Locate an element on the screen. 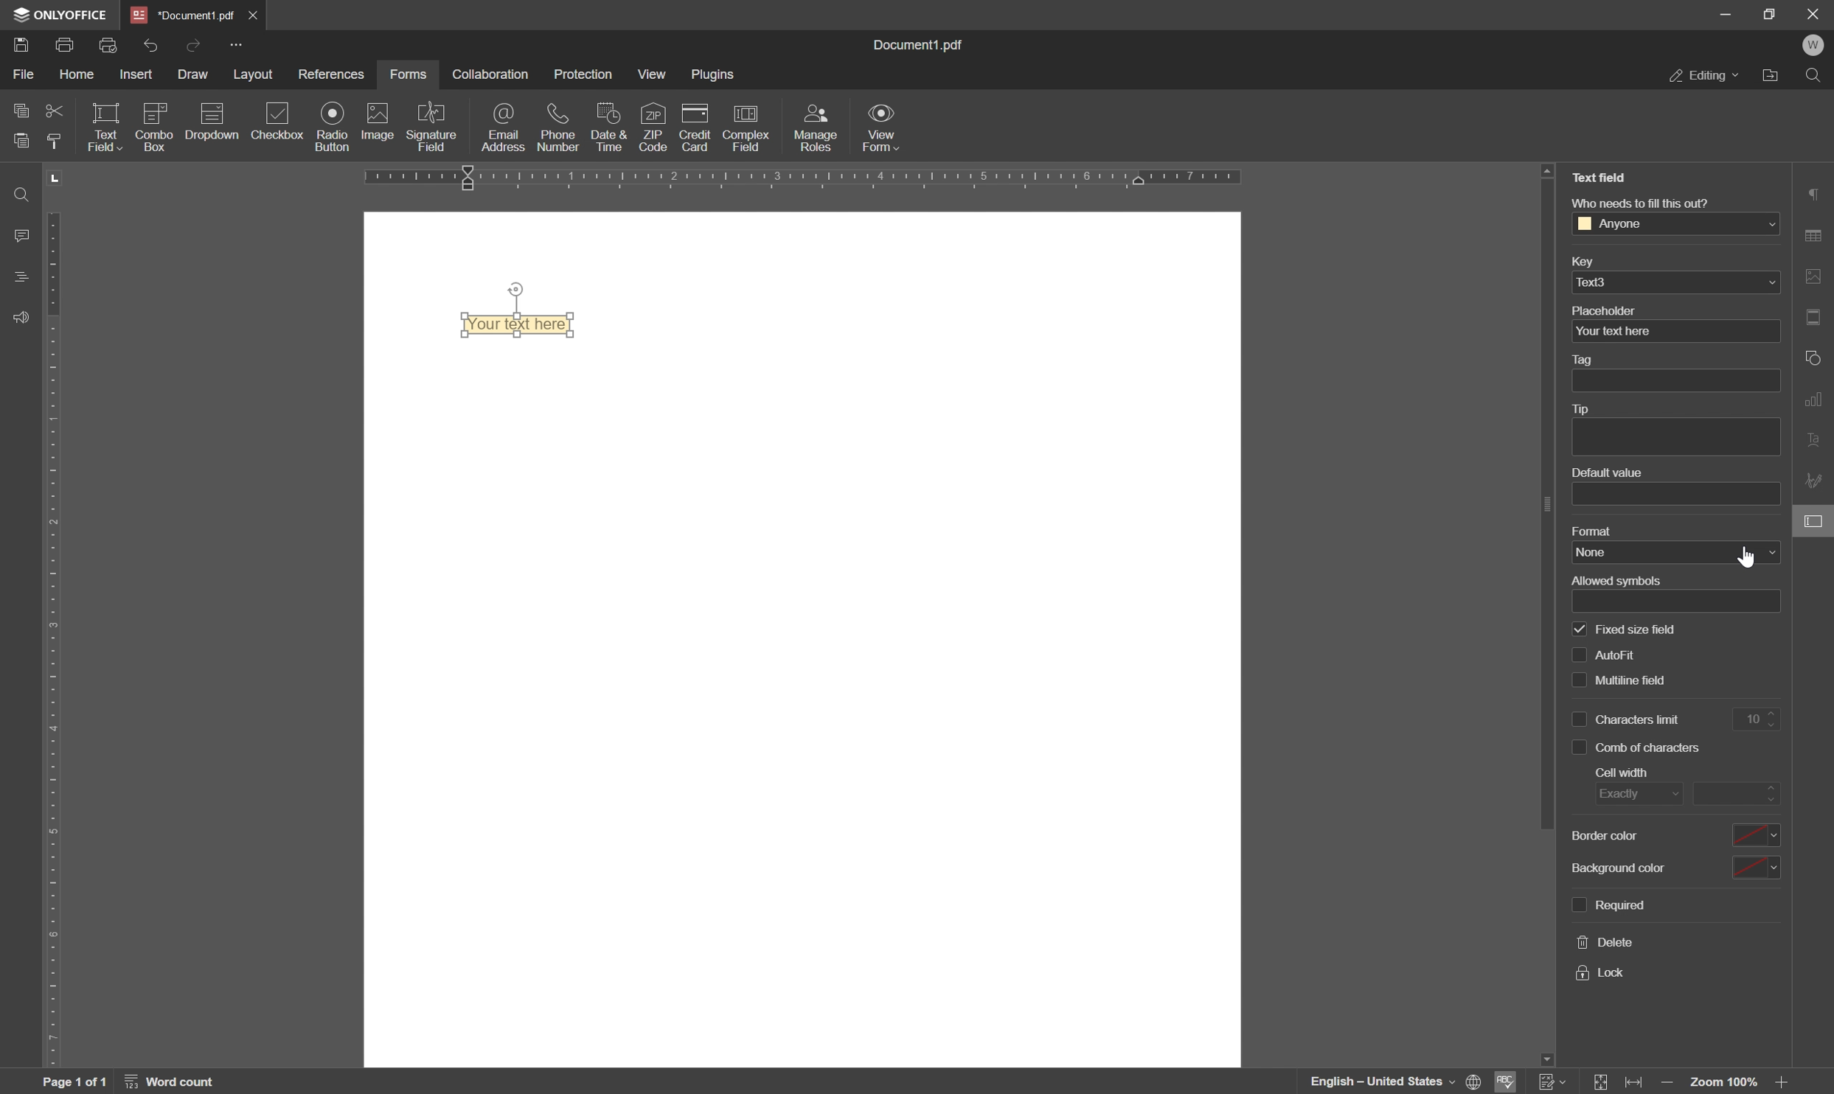 The height and width of the screenshot is (1094, 1834). select background color is located at coordinates (1756, 868).